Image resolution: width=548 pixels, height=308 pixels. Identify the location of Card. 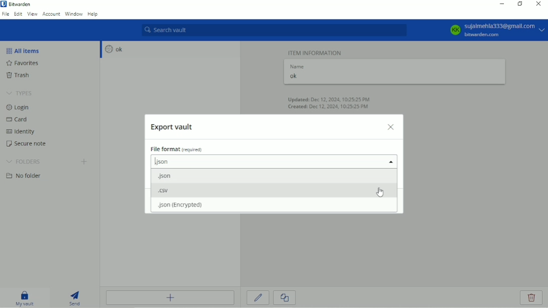
(19, 120).